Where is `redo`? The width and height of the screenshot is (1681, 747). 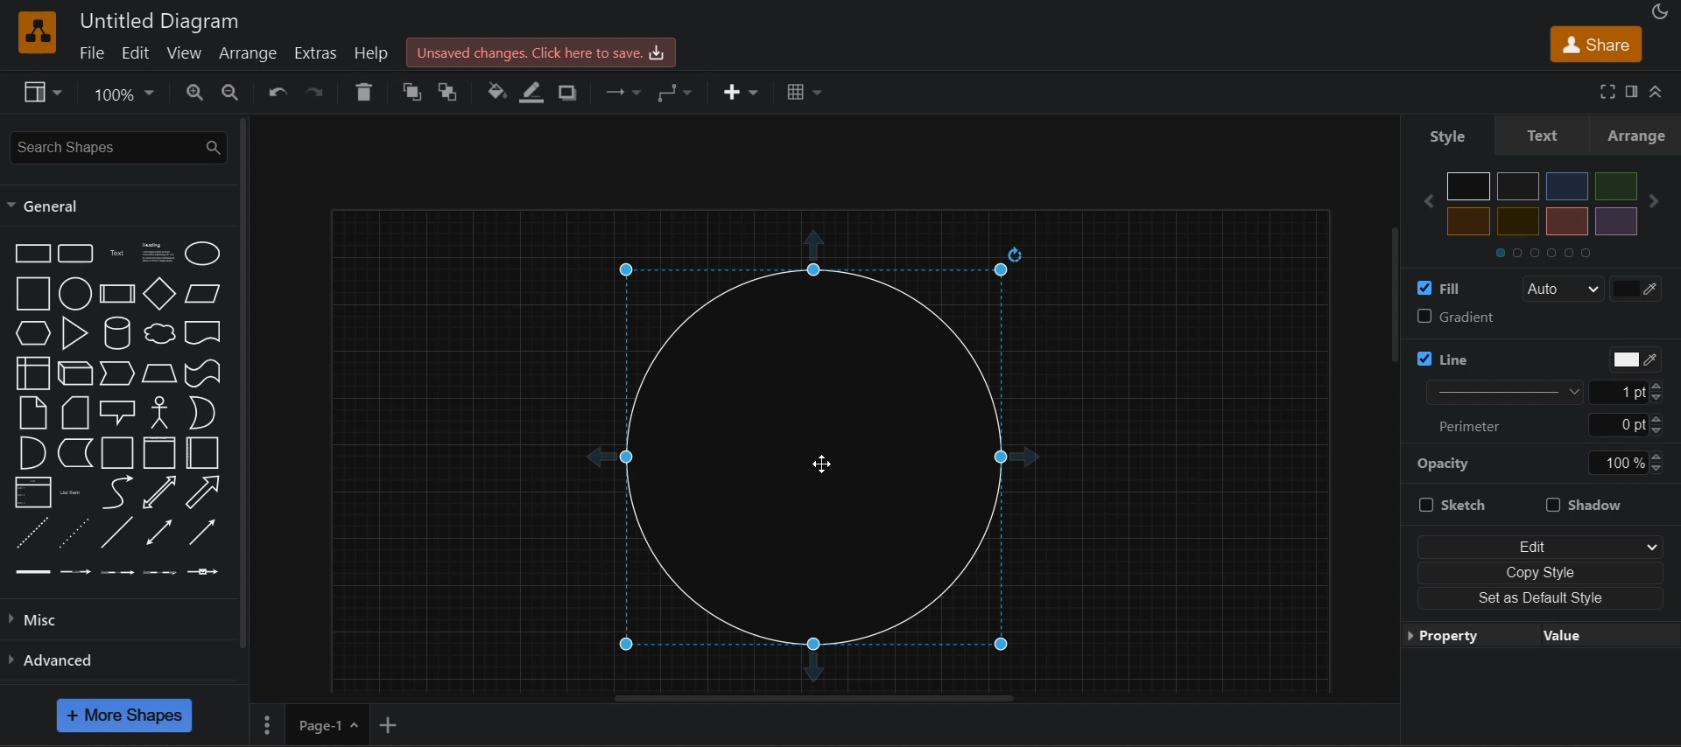
redo is located at coordinates (320, 90).